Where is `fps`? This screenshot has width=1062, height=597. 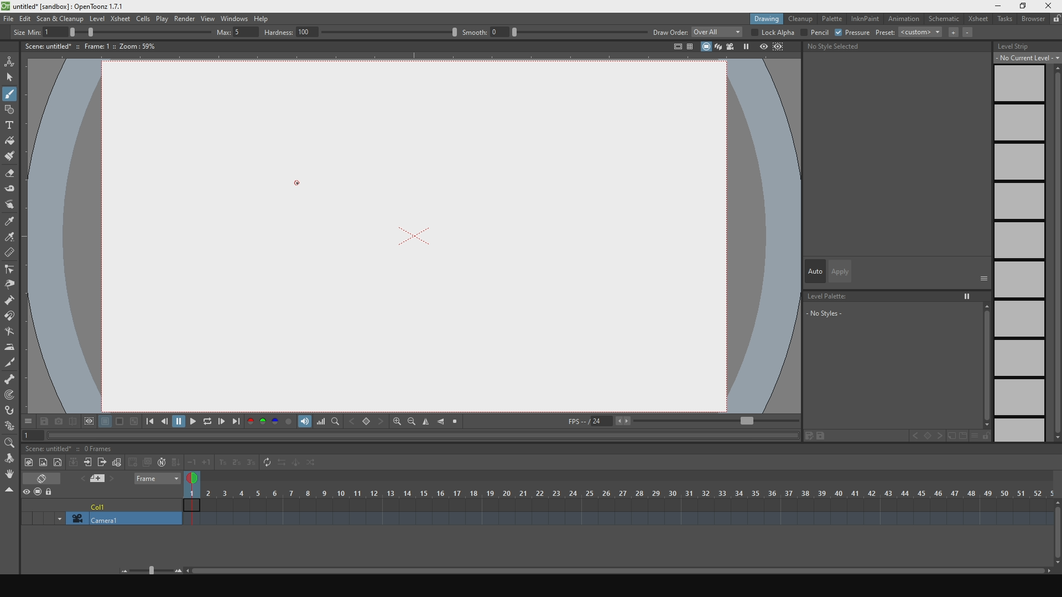 fps is located at coordinates (684, 421).